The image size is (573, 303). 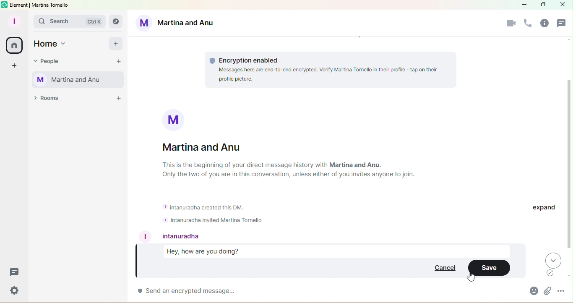 I want to click on Video call, so click(x=510, y=24).